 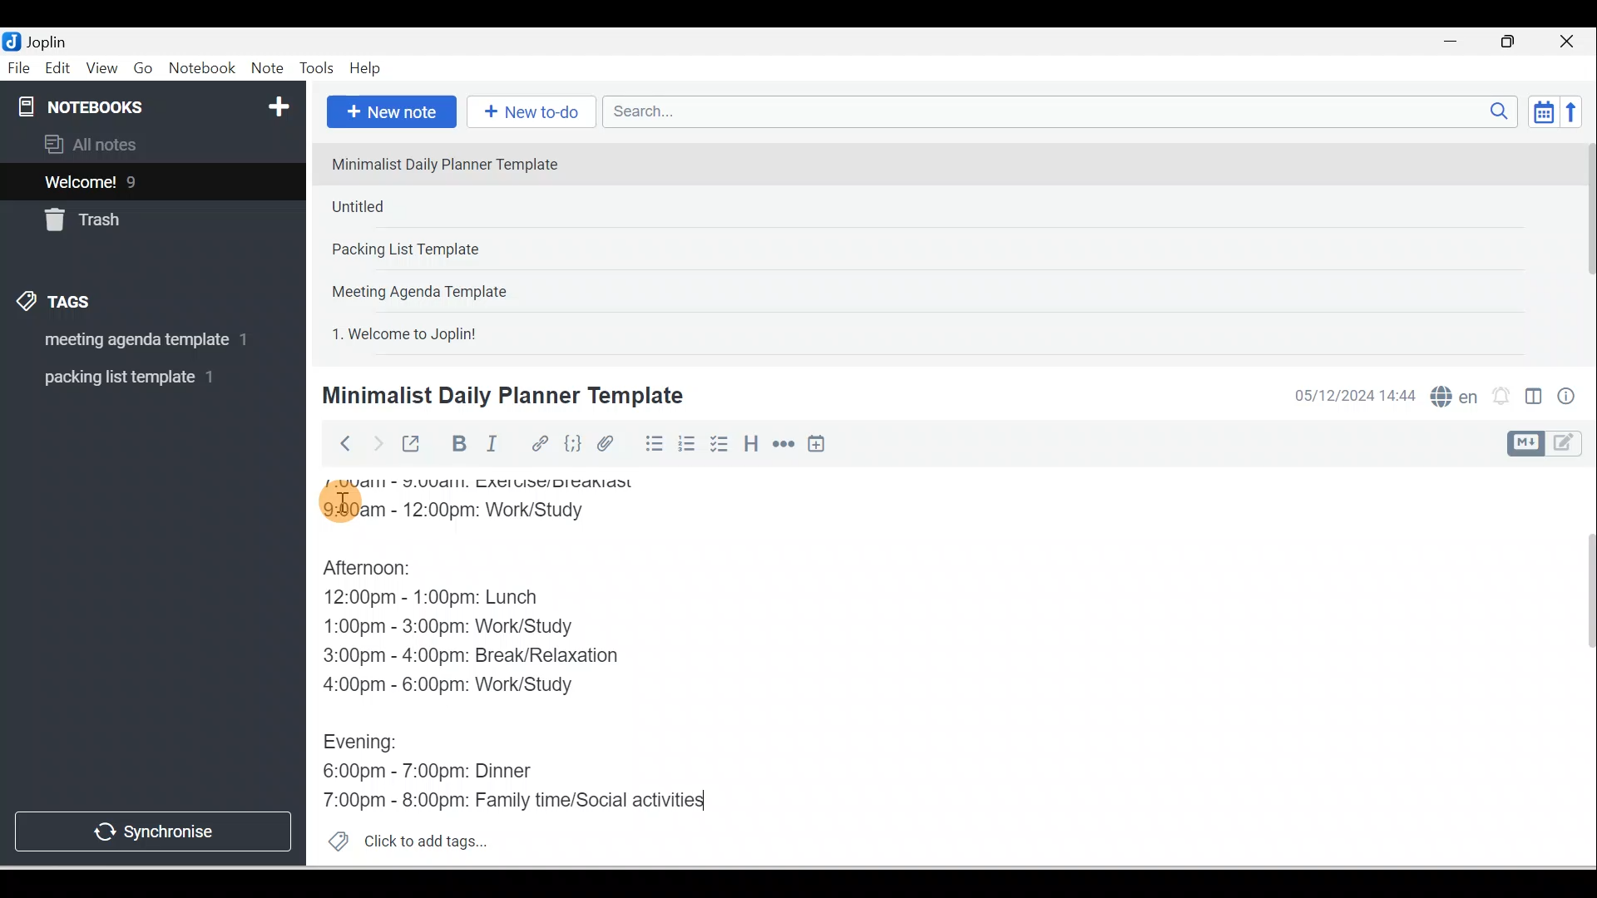 What do you see at coordinates (401, 839) in the screenshot?
I see `Click to add tags` at bounding box center [401, 839].